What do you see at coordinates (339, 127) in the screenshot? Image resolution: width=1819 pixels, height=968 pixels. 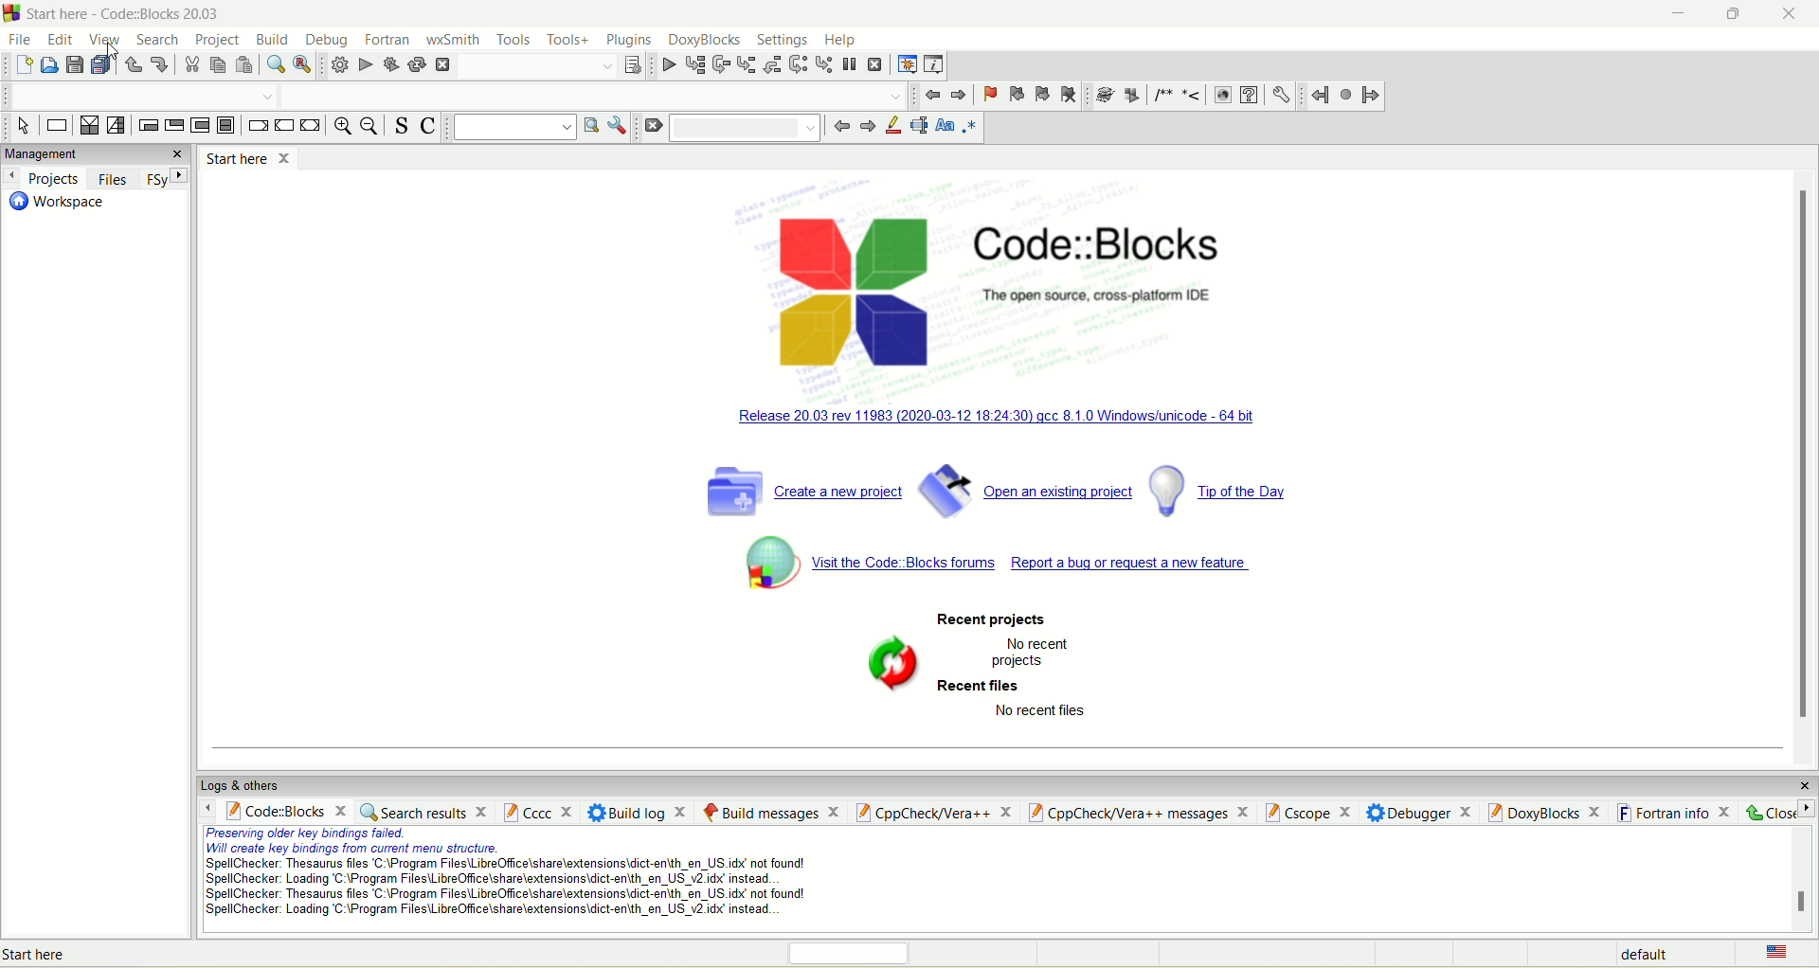 I see `zoom in` at bounding box center [339, 127].